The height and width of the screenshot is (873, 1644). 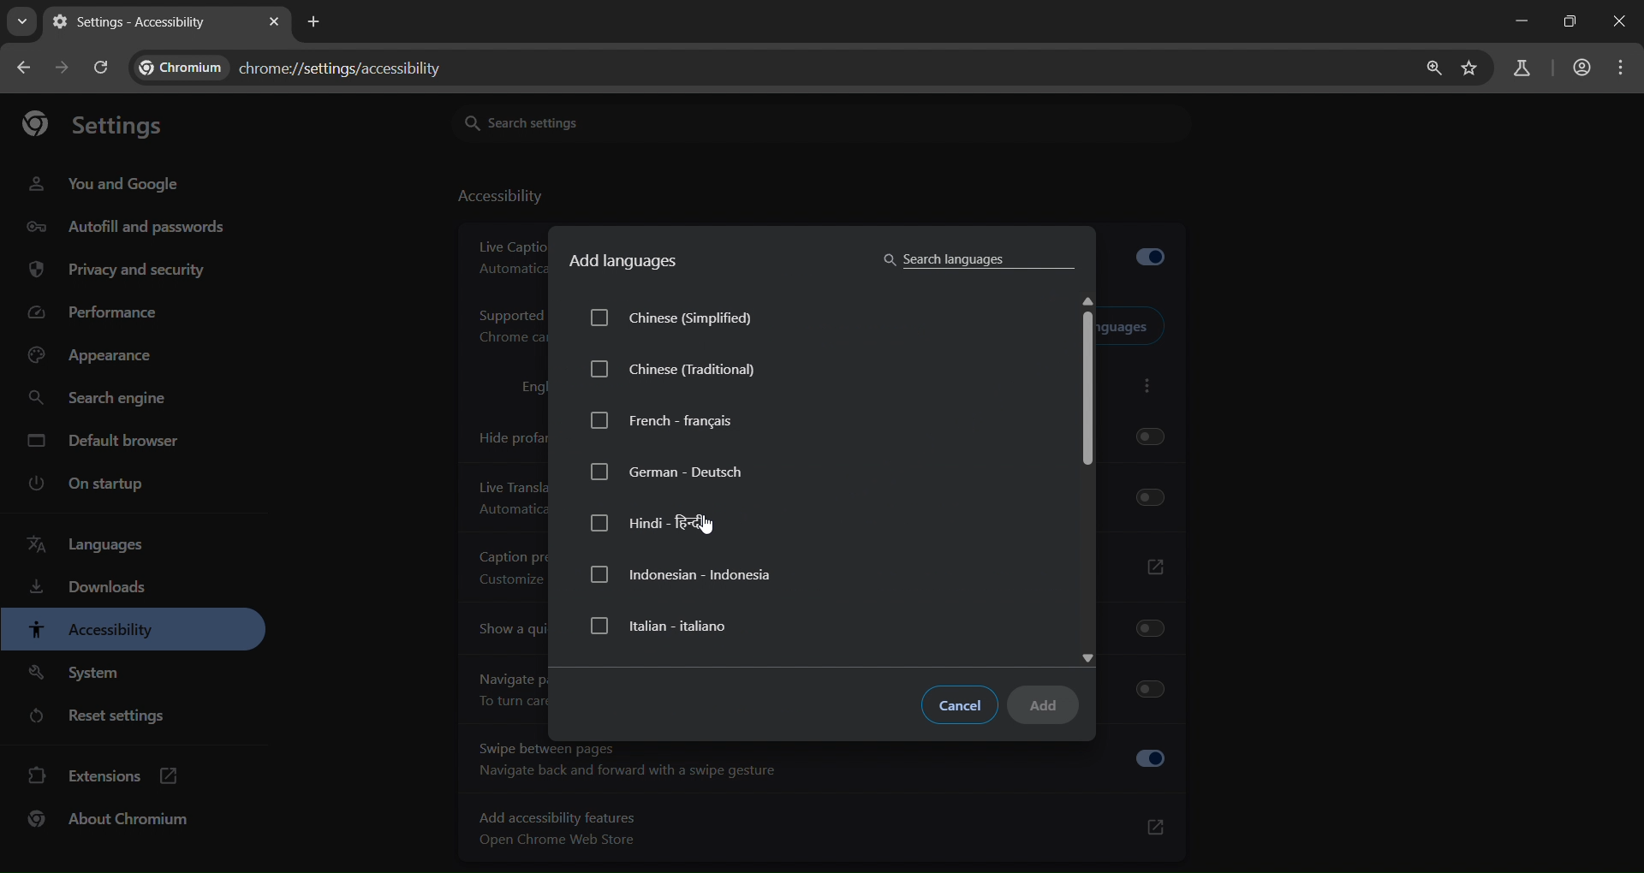 What do you see at coordinates (682, 575) in the screenshot?
I see `indonesian - Indonesia` at bounding box center [682, 575].